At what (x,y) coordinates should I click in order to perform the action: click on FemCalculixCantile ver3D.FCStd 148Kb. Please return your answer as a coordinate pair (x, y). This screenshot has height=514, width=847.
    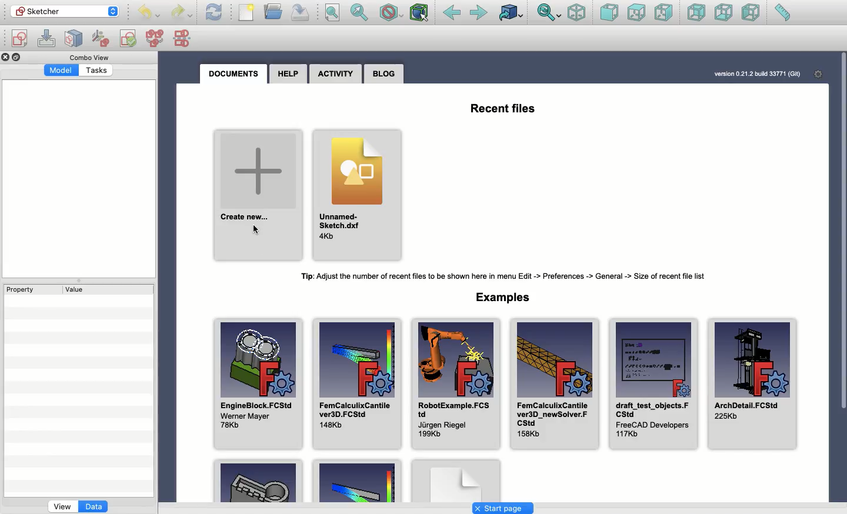
    Looking at the image, I should click on (358, 384).